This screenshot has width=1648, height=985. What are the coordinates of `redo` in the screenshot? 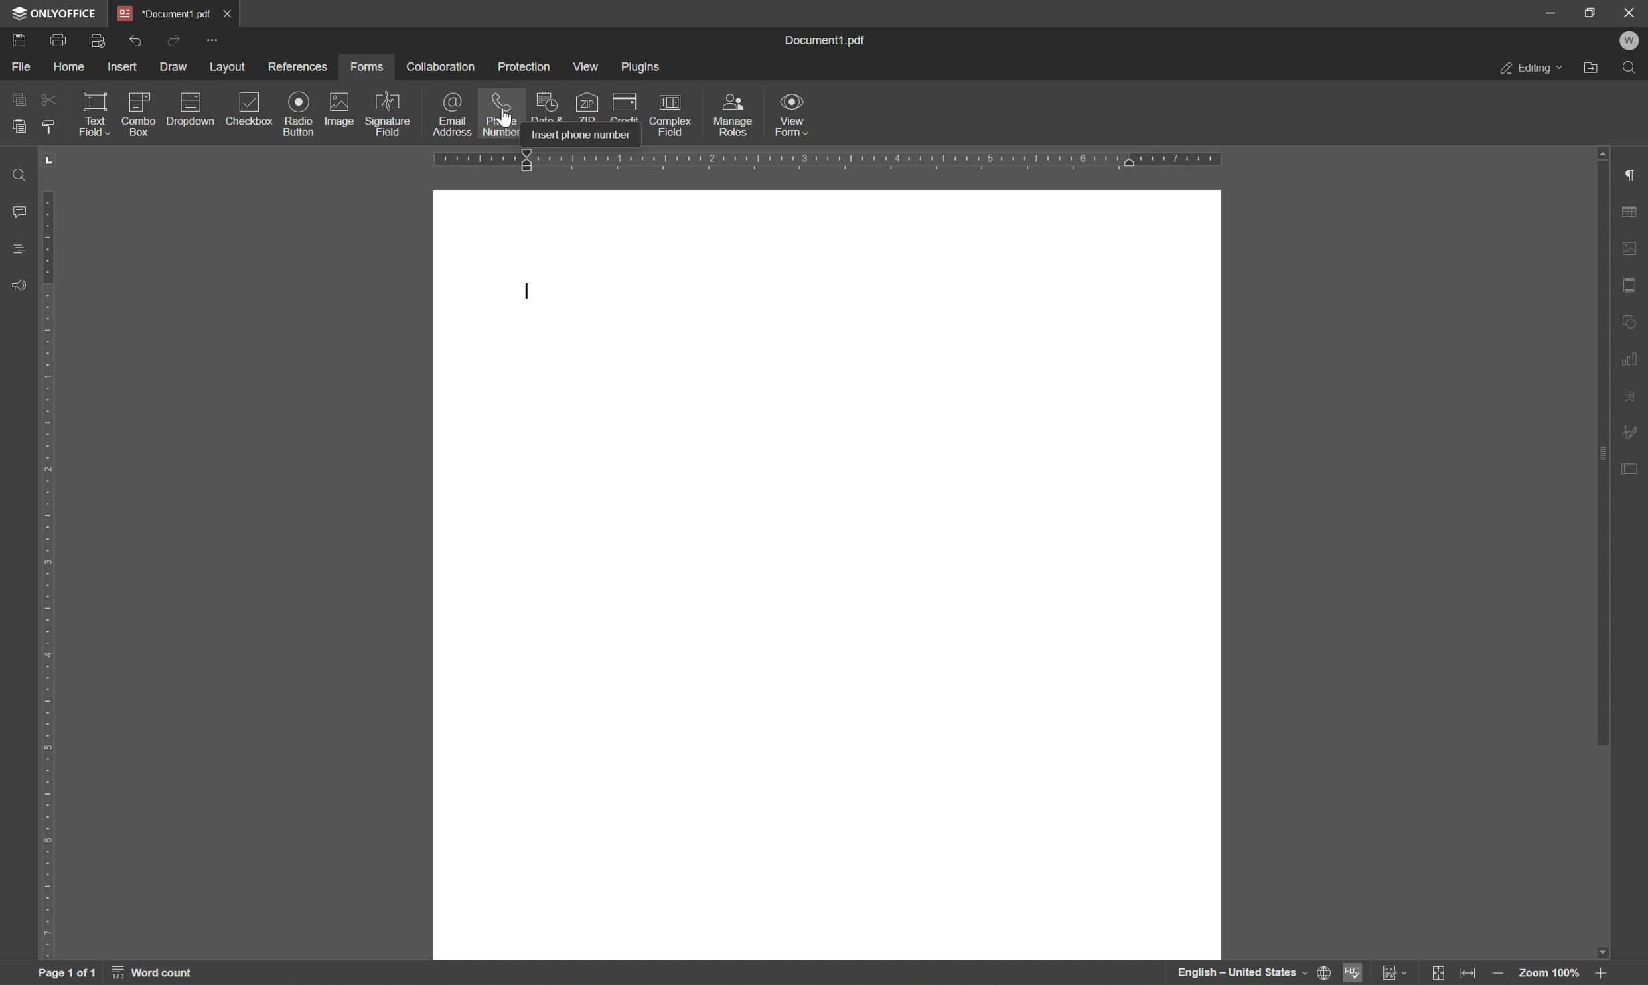 It's located at (175, 40).